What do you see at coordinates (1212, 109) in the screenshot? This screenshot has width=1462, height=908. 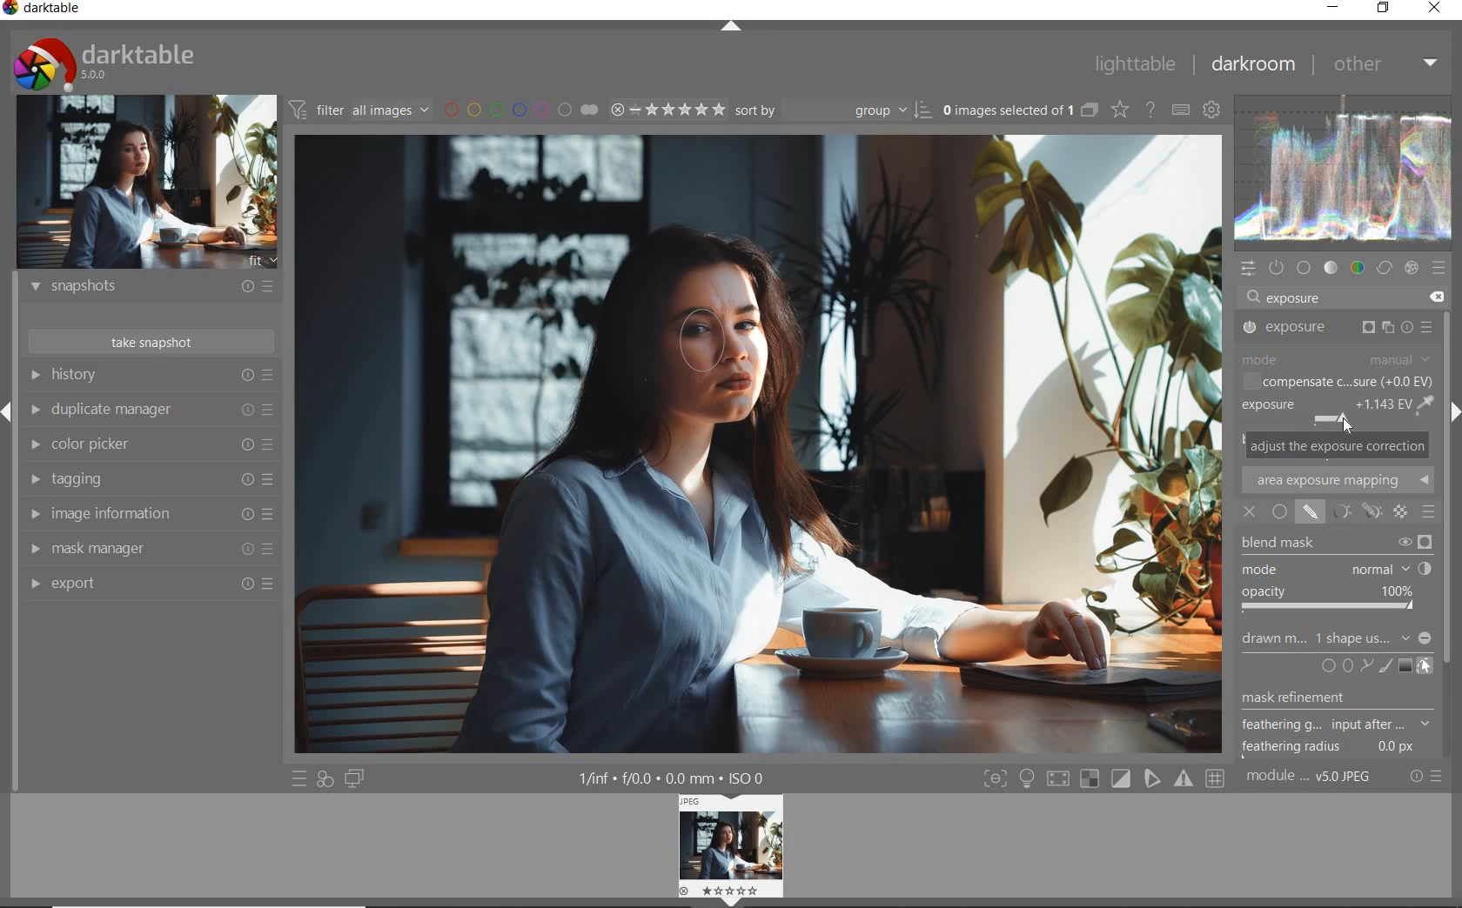 I see `show global preferences` at bounding box center [1212, 109].